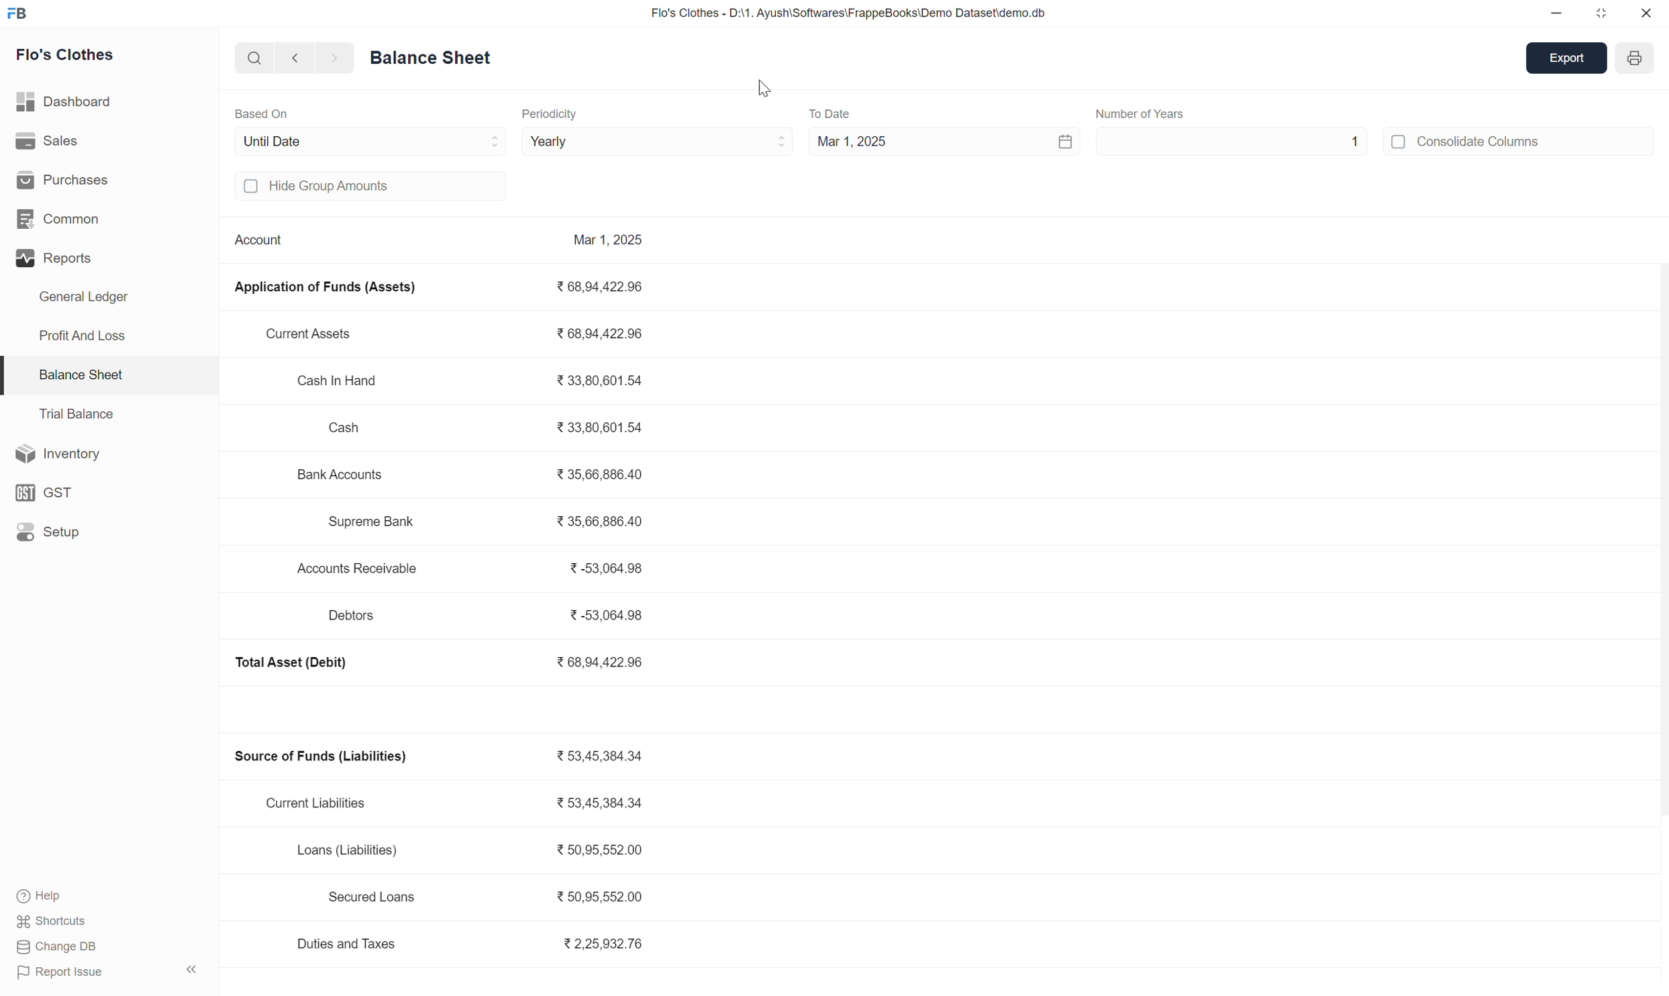  Describe the element at coordinates (1600, 13) in the screenshot. I see `maximize` at that location.